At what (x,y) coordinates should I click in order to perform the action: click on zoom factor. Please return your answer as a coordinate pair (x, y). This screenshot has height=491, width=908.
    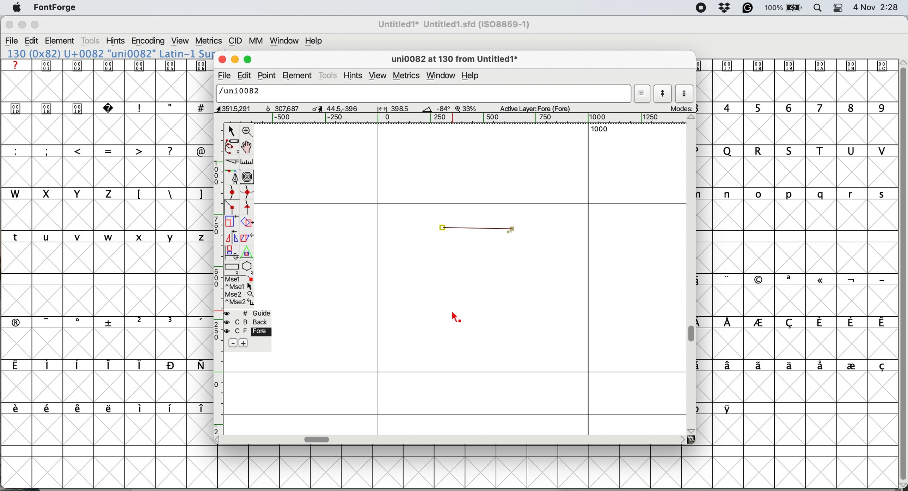
    Looking at the image, I should click on (466, 108).